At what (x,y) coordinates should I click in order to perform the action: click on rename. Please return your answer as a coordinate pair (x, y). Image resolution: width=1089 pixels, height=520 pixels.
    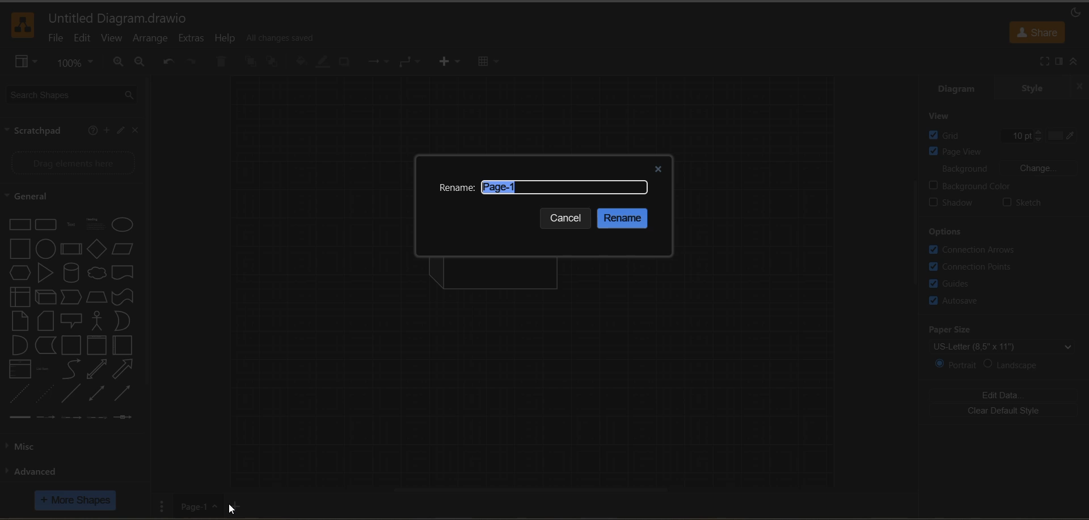
    Looking at the image, I should click on (457, 189).